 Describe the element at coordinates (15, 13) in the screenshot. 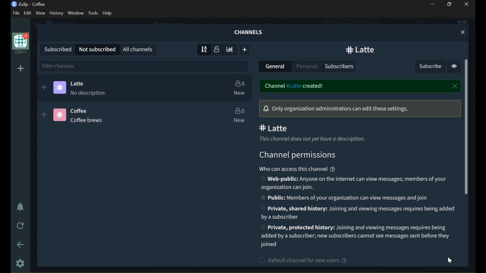

I see `FILE` at that location.